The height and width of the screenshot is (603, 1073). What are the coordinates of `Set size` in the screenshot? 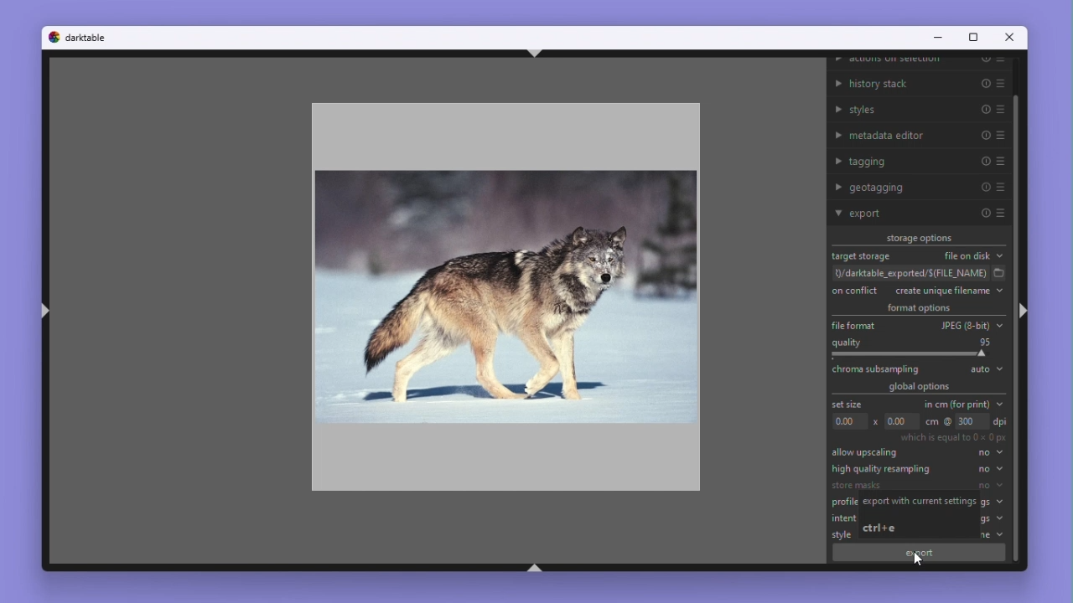 It's located at (851, 405).